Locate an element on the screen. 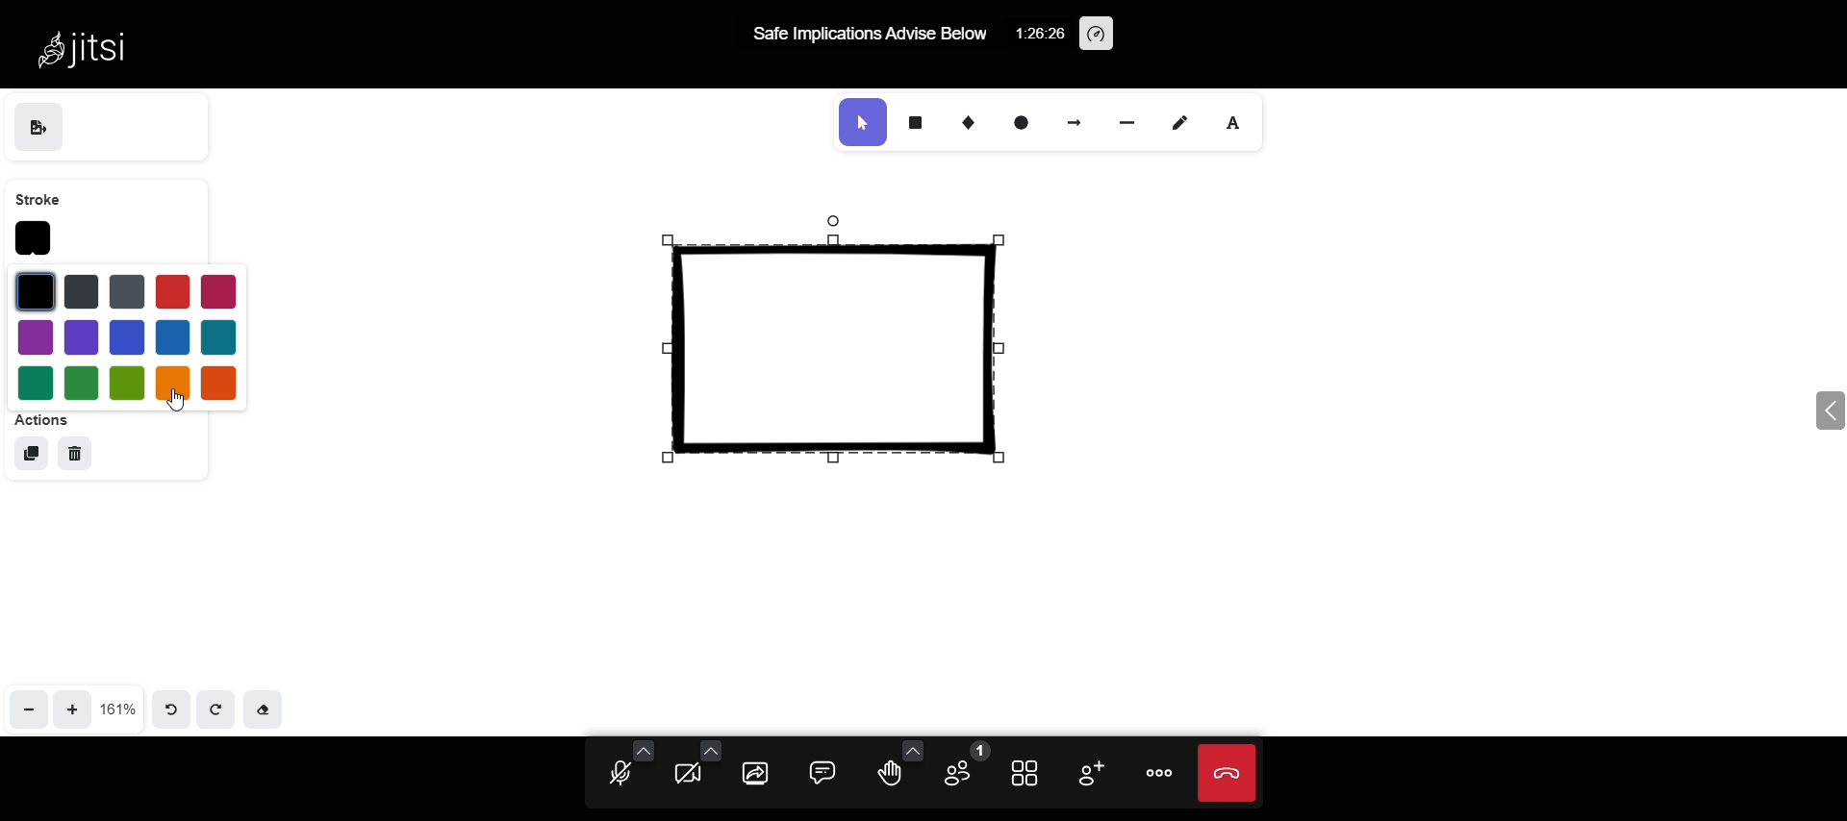  zoom out is located at coordinates (24, 711).